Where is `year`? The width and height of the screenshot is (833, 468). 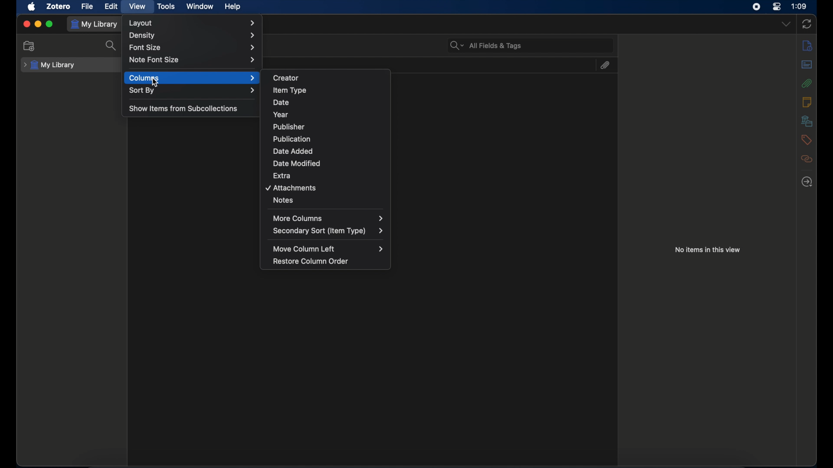
year is located at coordinates (281, 114).